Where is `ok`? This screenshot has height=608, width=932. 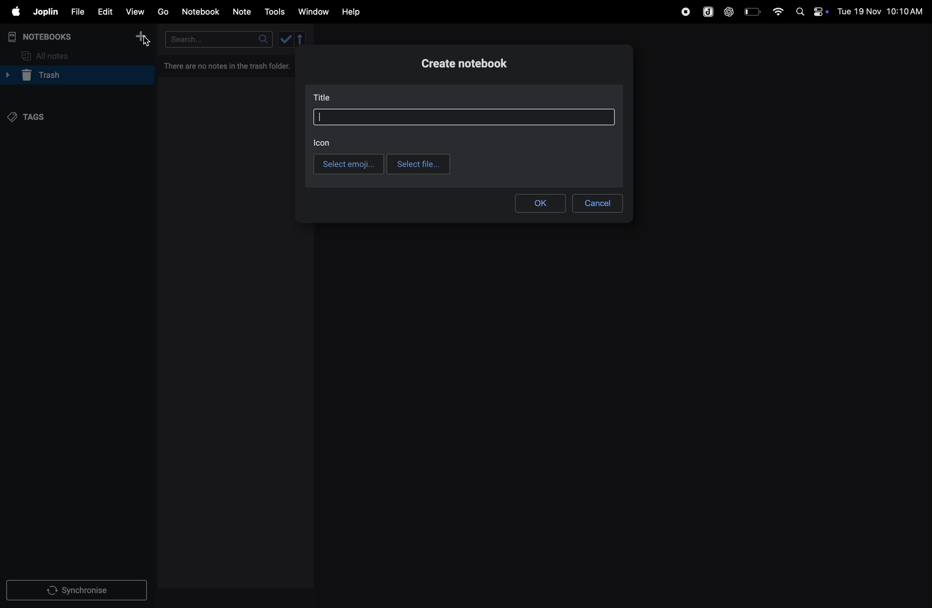
ok is located at coordinates (541, 202).